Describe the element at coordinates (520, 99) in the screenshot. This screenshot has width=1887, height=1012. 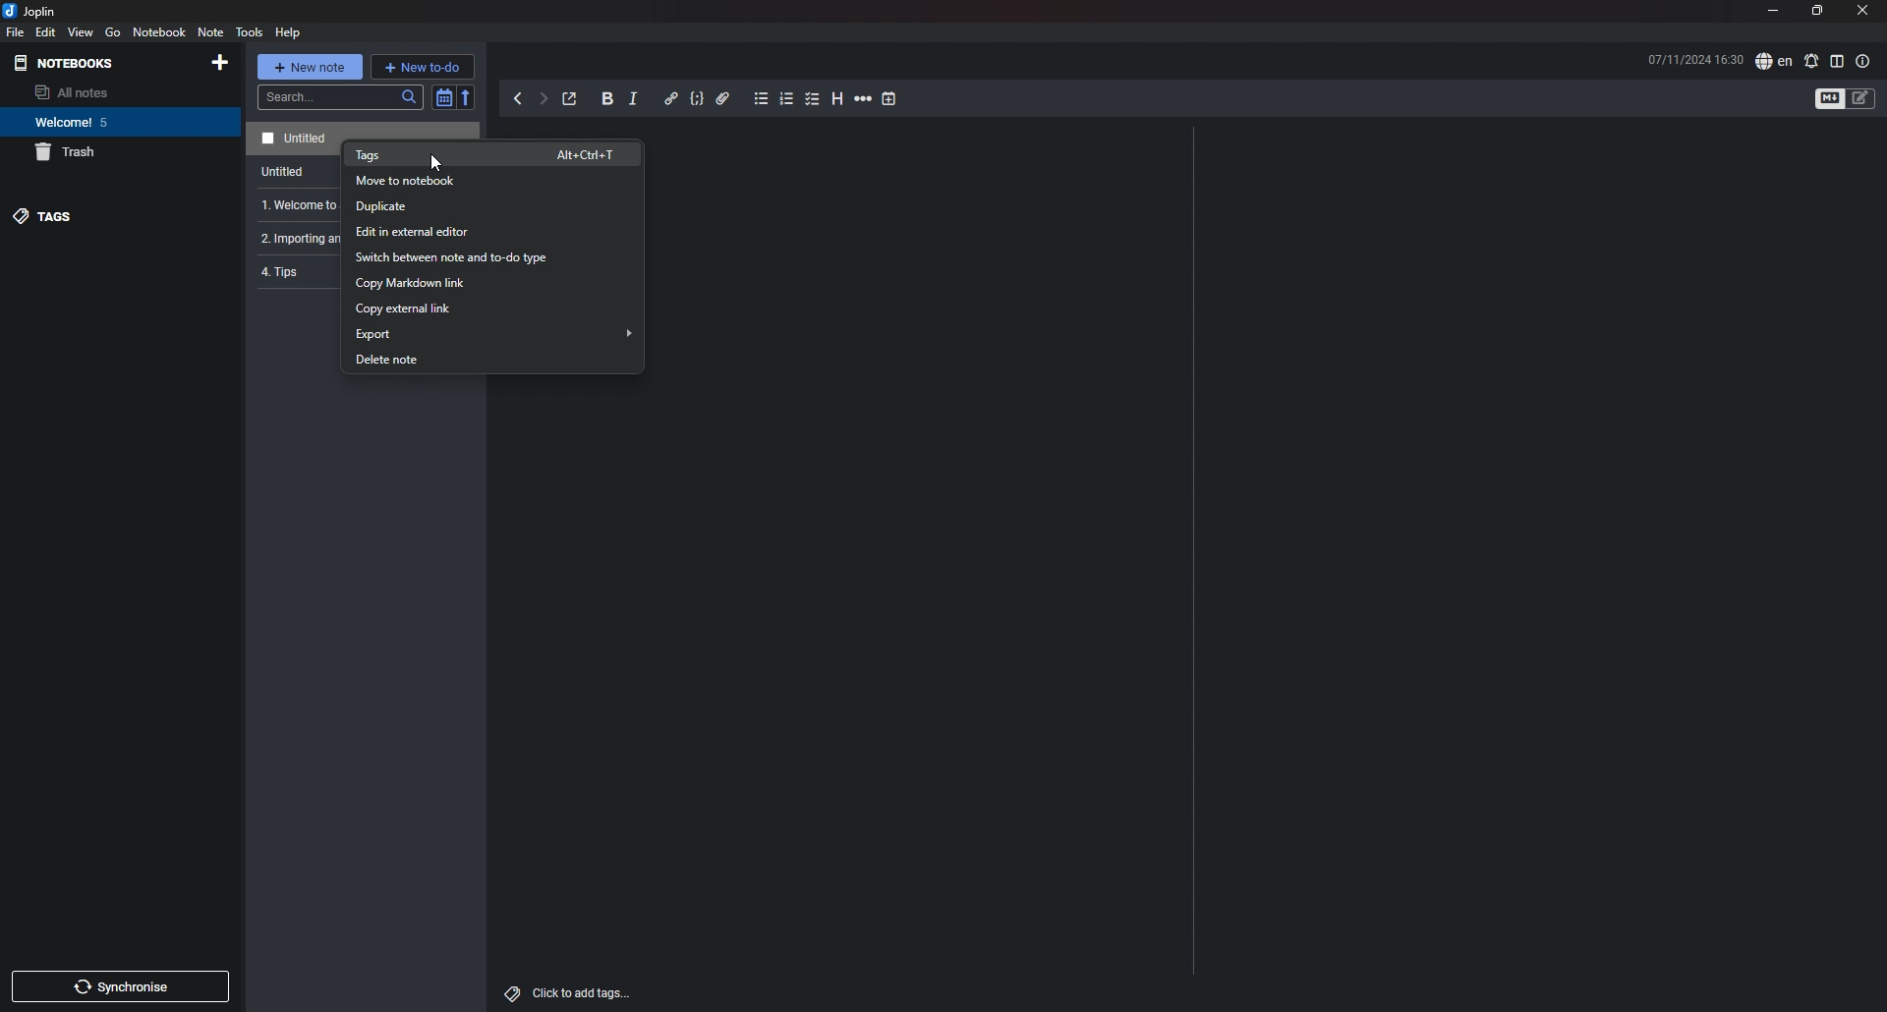
I see `back` at that location.